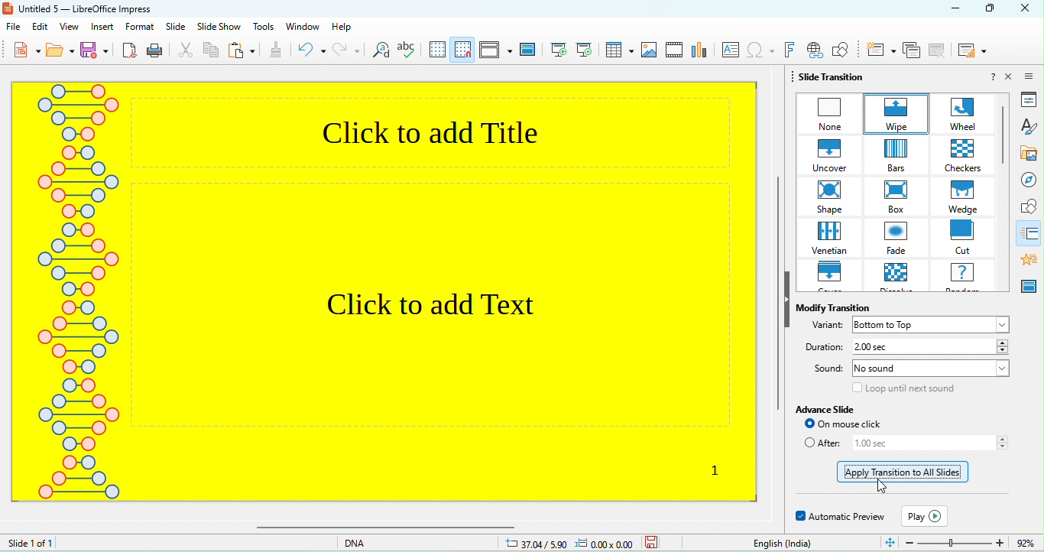 The image size is (1044, 552). I want to click on shape, so click(1026, 205).